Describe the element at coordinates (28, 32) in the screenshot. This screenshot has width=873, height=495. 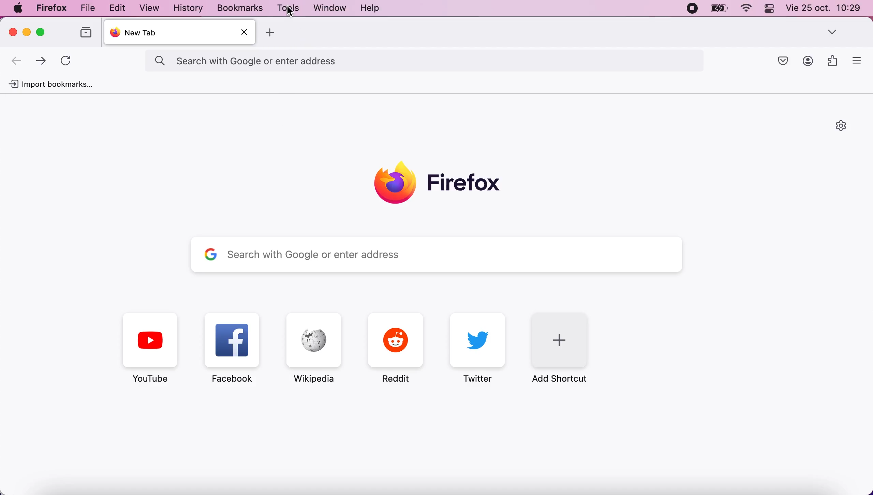
I see `Minimize` at that location.